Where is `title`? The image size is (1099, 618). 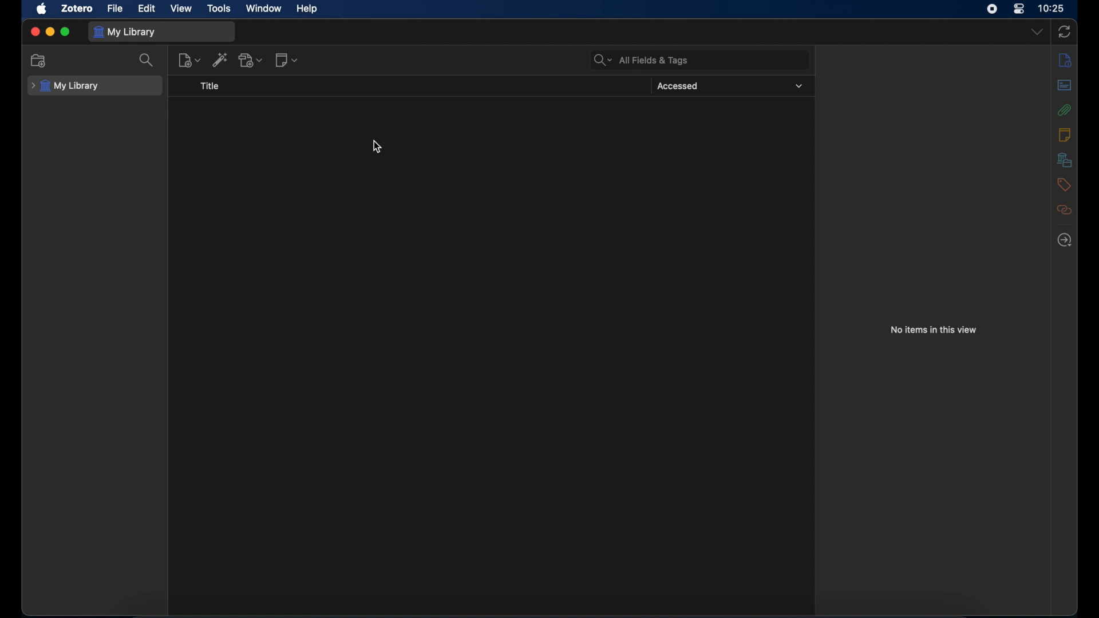
title is located at coordinates (210, 86).